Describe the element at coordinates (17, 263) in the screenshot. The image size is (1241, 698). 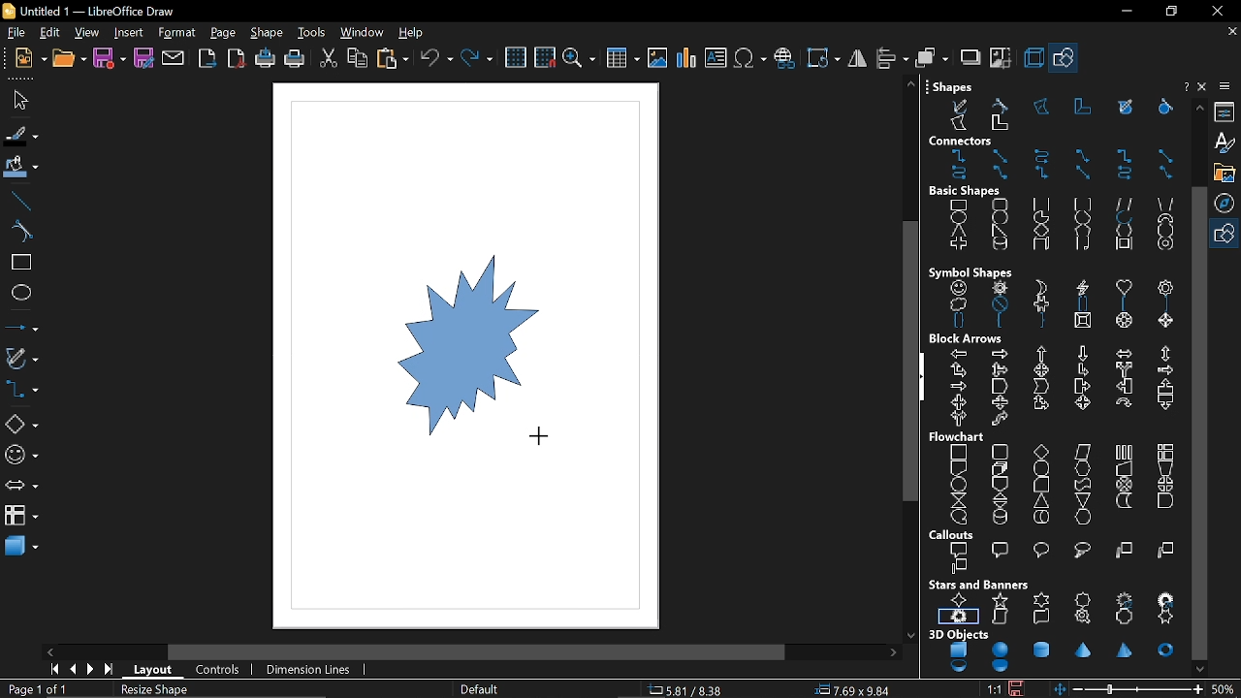
I see `rectangle` at that location.